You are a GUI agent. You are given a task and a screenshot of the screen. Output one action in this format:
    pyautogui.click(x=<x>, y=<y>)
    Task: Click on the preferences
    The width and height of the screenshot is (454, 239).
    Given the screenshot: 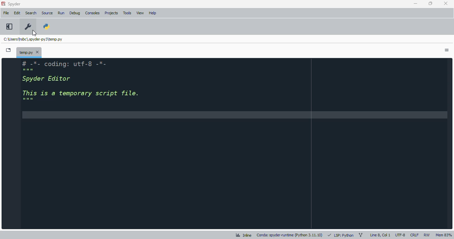 What is the action you would take?
    pyautogui.click(x=28, y=27)
    